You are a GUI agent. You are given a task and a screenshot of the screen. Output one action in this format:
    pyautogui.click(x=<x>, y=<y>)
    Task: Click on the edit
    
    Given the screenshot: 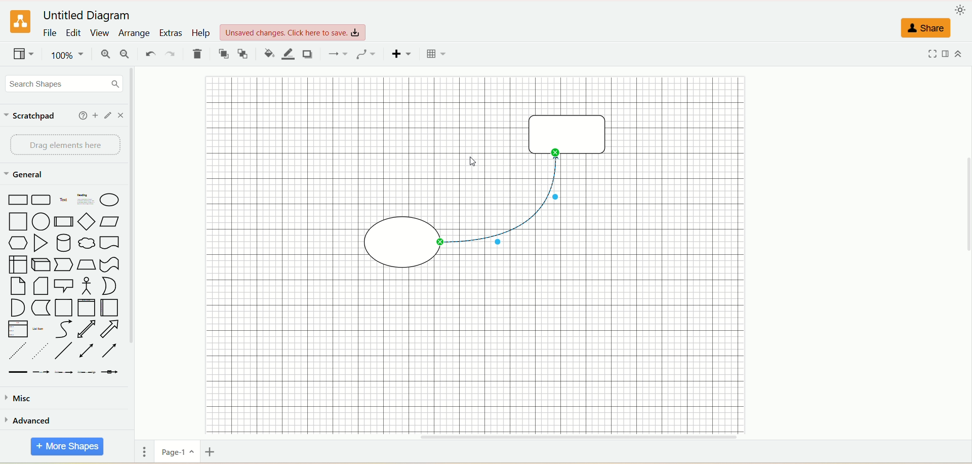 What is the action you would take?
    pyautogui.click(x=108, y=114)
    